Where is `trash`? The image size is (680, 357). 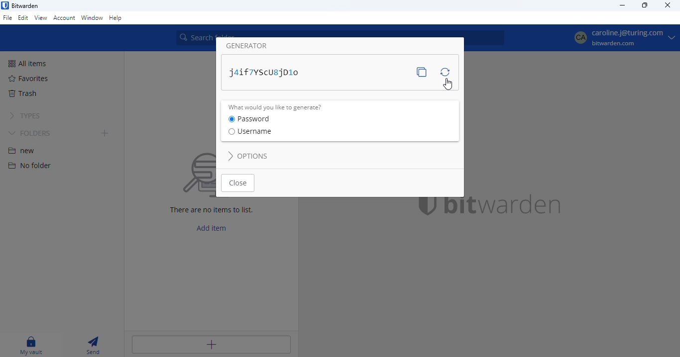 trash is located at coordinates (22, 93).